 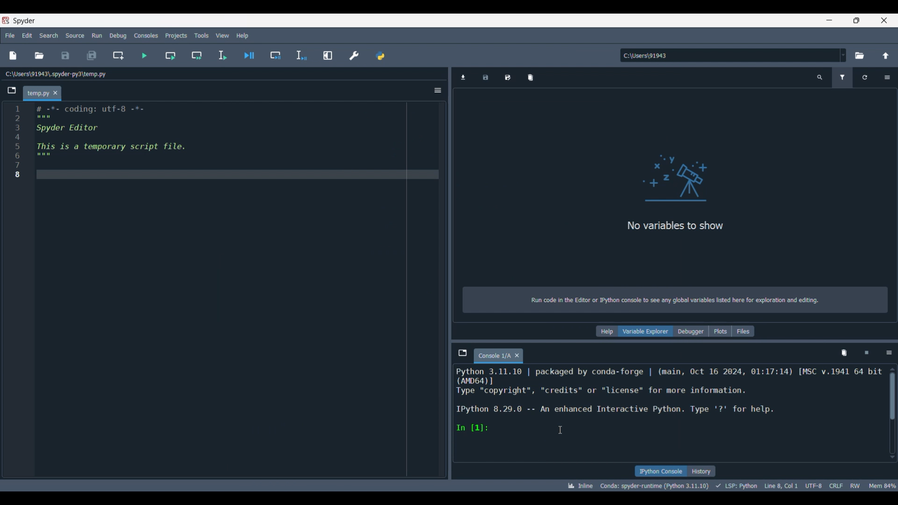 I want to click on Debug file, so click(x=249, y=56).